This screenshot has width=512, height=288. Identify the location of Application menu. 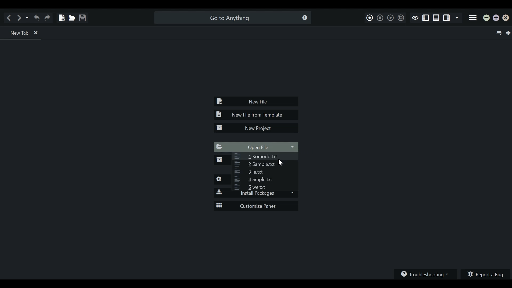
(473, 18).